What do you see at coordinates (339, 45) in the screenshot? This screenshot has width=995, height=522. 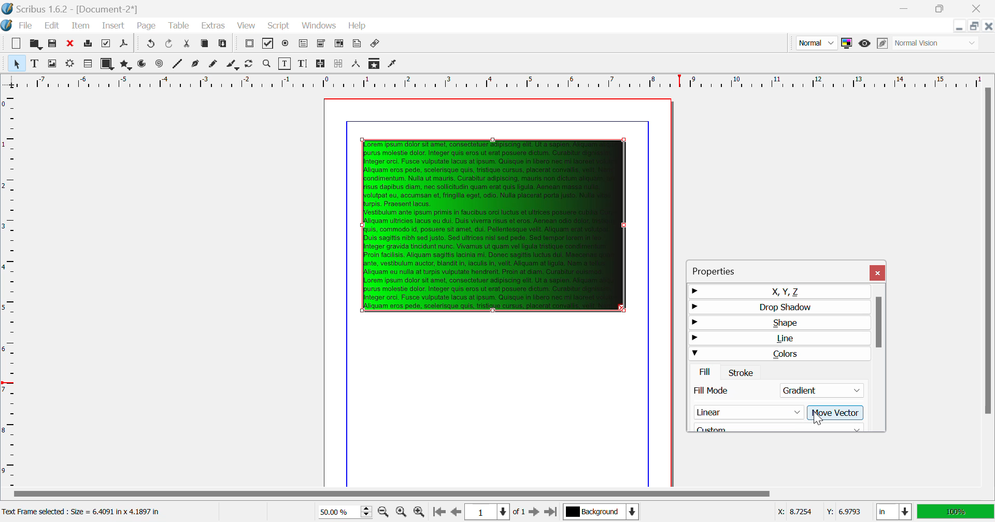 I see `Pdf List Box` at bounding box center [339, 45].